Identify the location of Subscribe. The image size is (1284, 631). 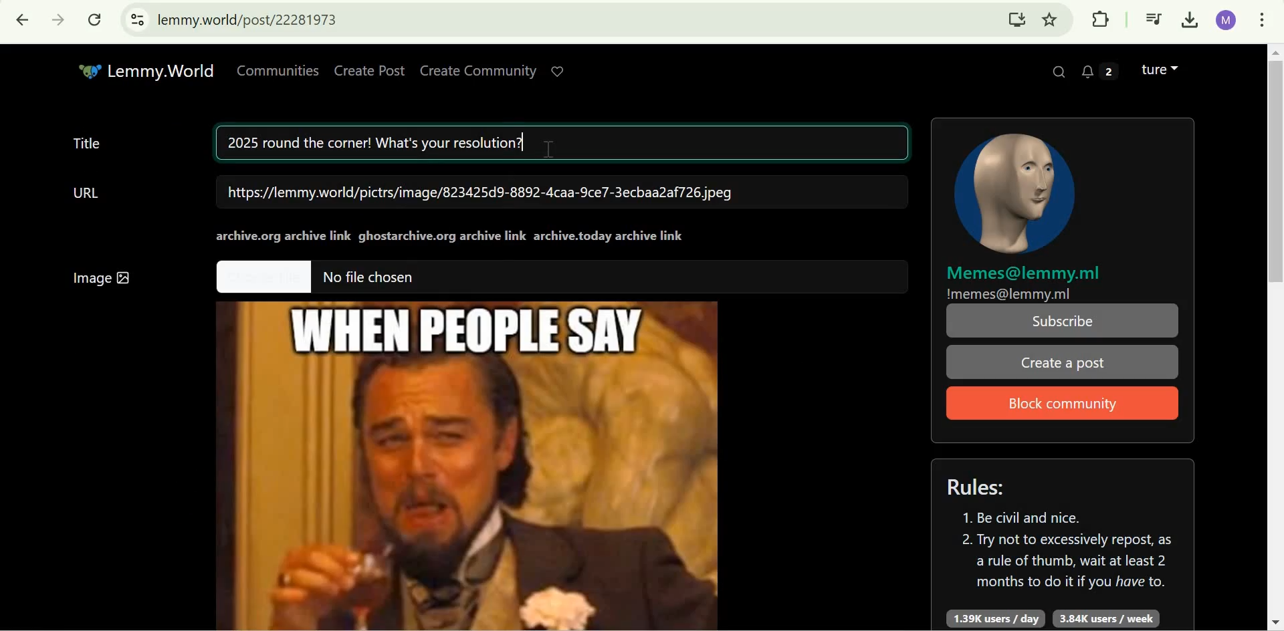
(1064, 321).